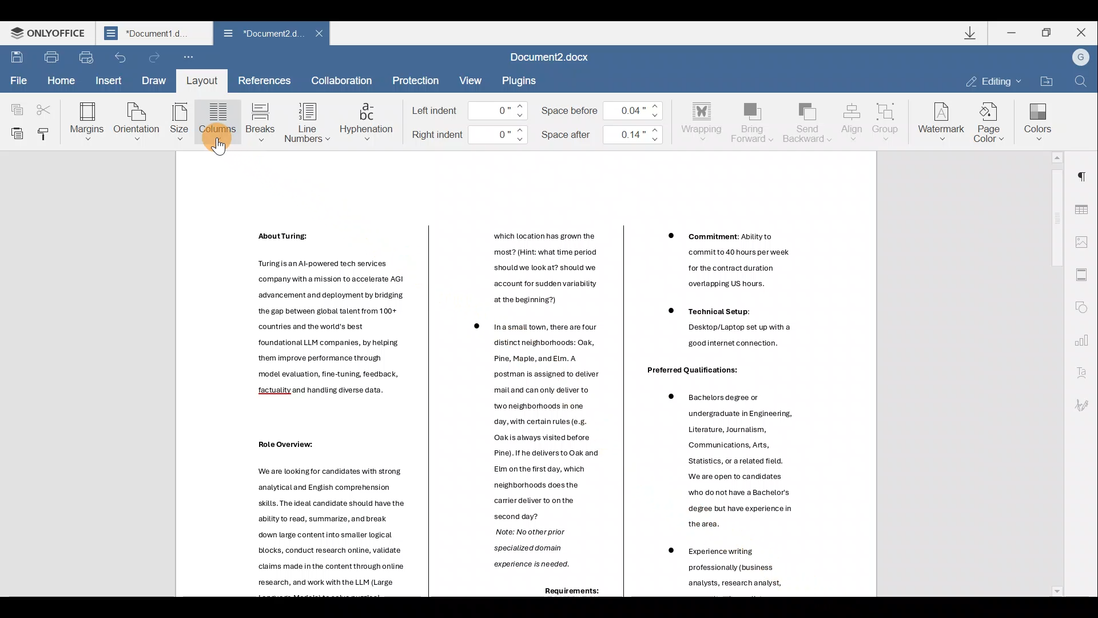 This screenshot has height=618, width=1098. Describe the element at coordinates (47, 104) in the screenshot. I see `Cut` at that location.